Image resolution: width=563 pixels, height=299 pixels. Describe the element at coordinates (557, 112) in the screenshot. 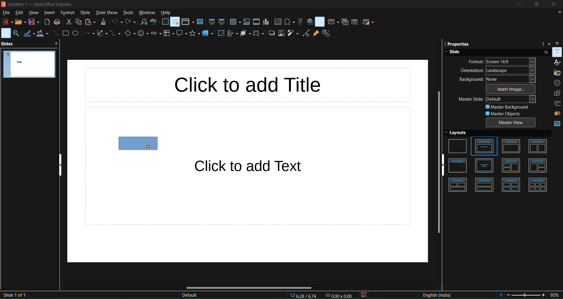

I see `animation` at that location.